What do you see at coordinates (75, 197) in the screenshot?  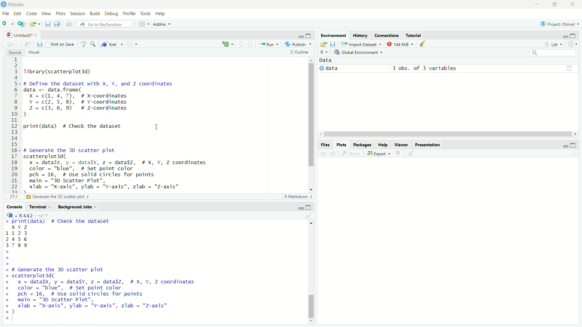 I see `Define the dataset with X, Y, and Z coordinates` at bounding box center [75, 197].